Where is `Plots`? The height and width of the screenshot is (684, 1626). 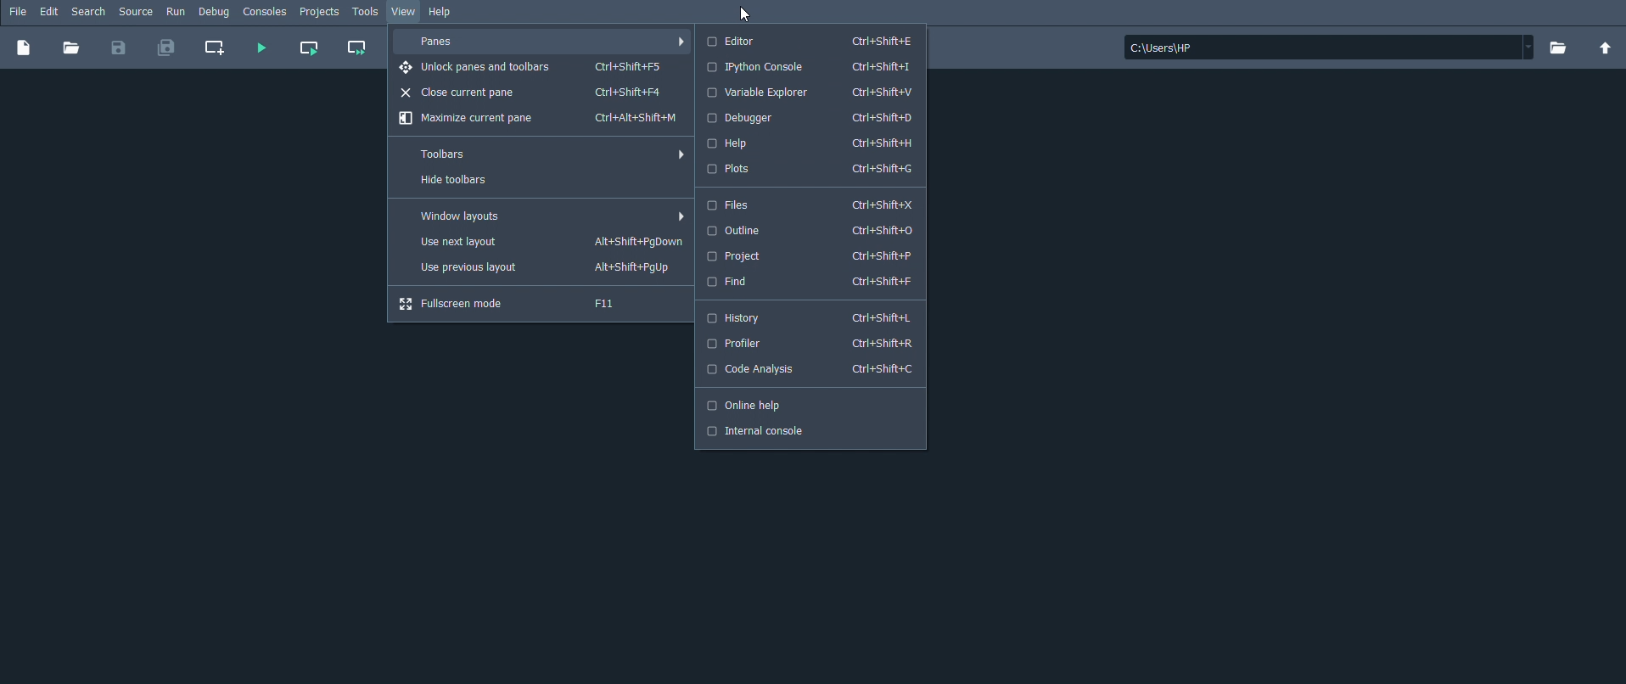 Plots is located at coordinates (816, 169).